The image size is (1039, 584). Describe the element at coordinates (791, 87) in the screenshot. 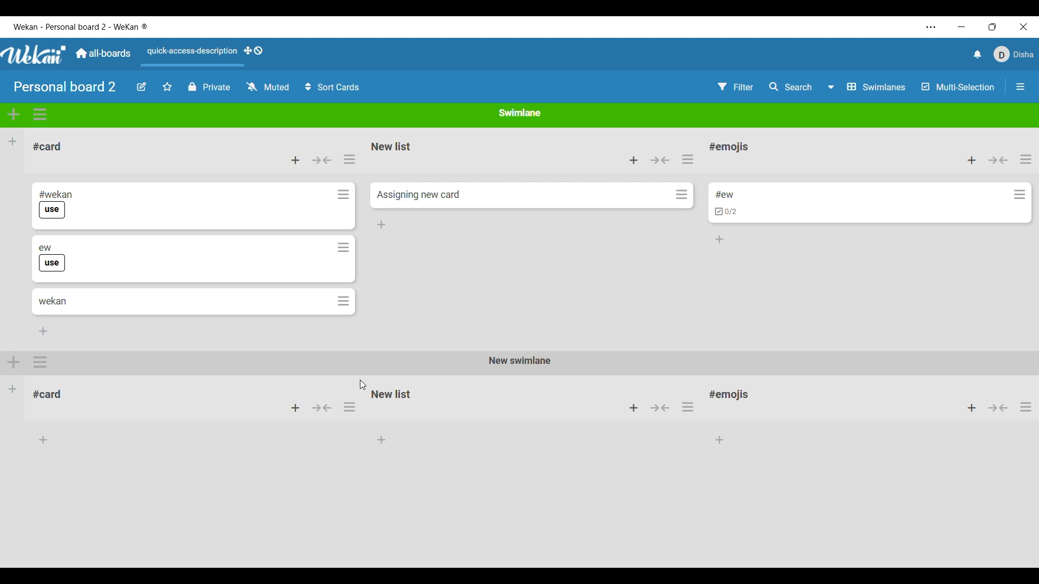

I see `Search ` at that location.